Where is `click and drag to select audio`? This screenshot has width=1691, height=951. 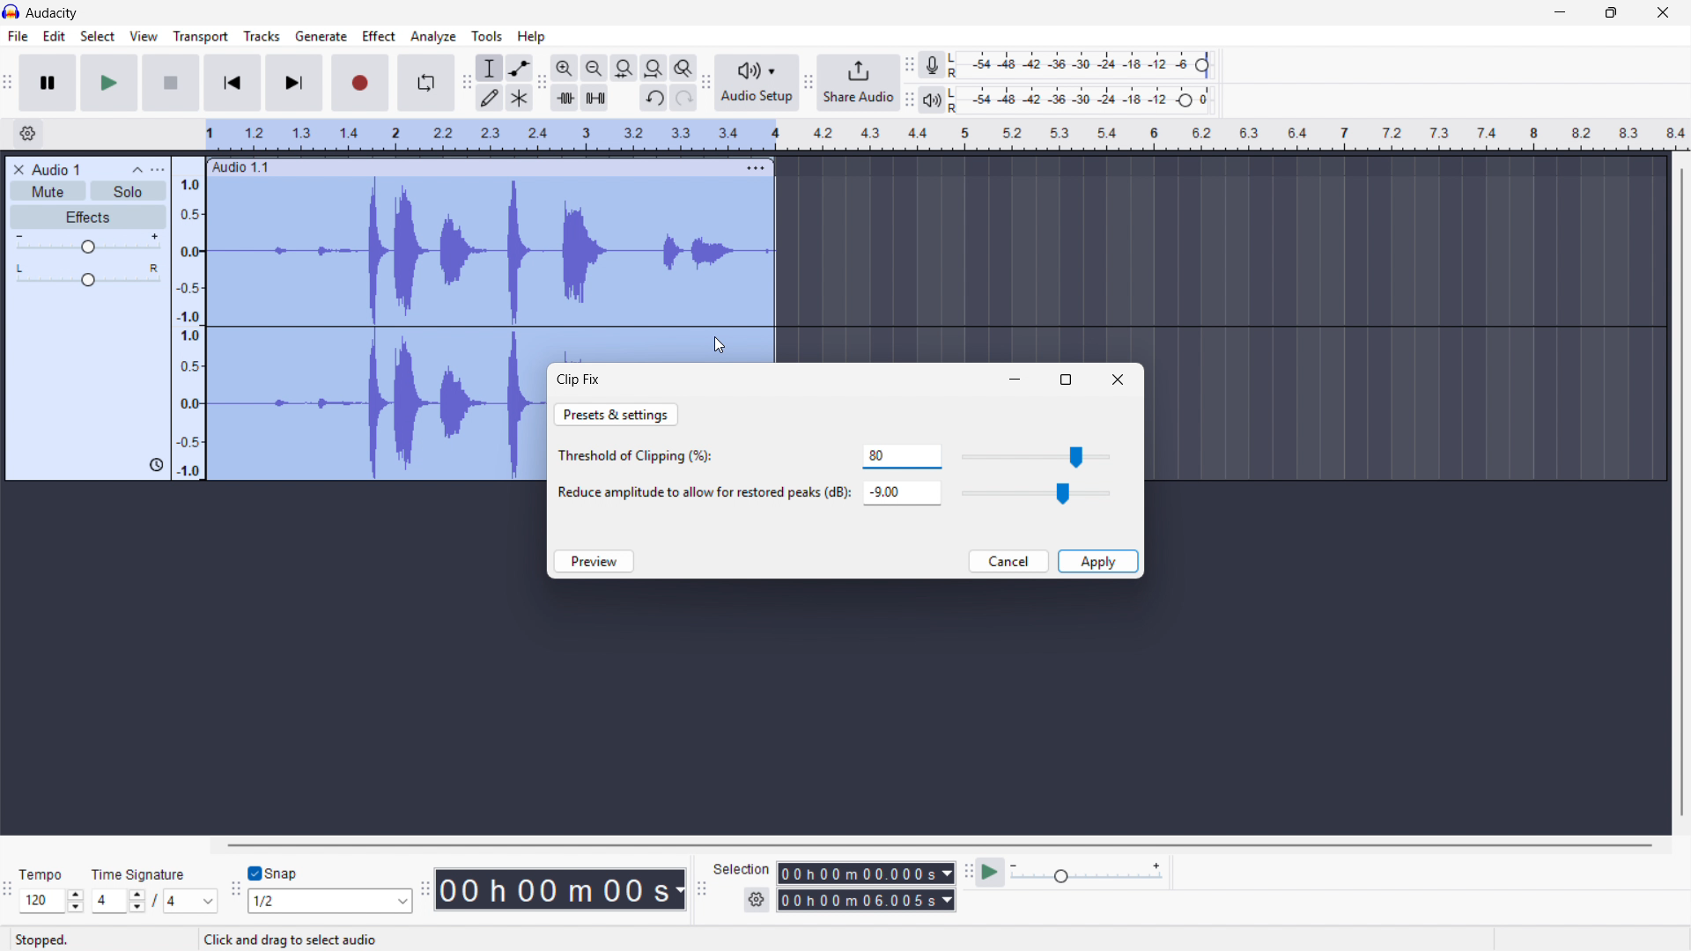
click and drag to select audio is located at coordinates (290, 940).